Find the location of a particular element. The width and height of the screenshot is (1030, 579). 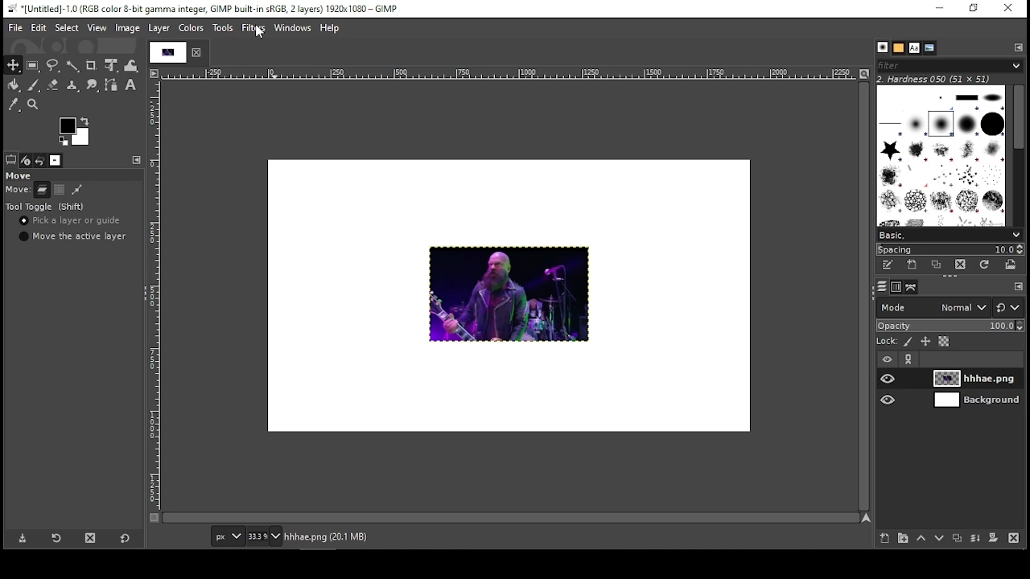

scroll bar is located at coordinates (866, 296).